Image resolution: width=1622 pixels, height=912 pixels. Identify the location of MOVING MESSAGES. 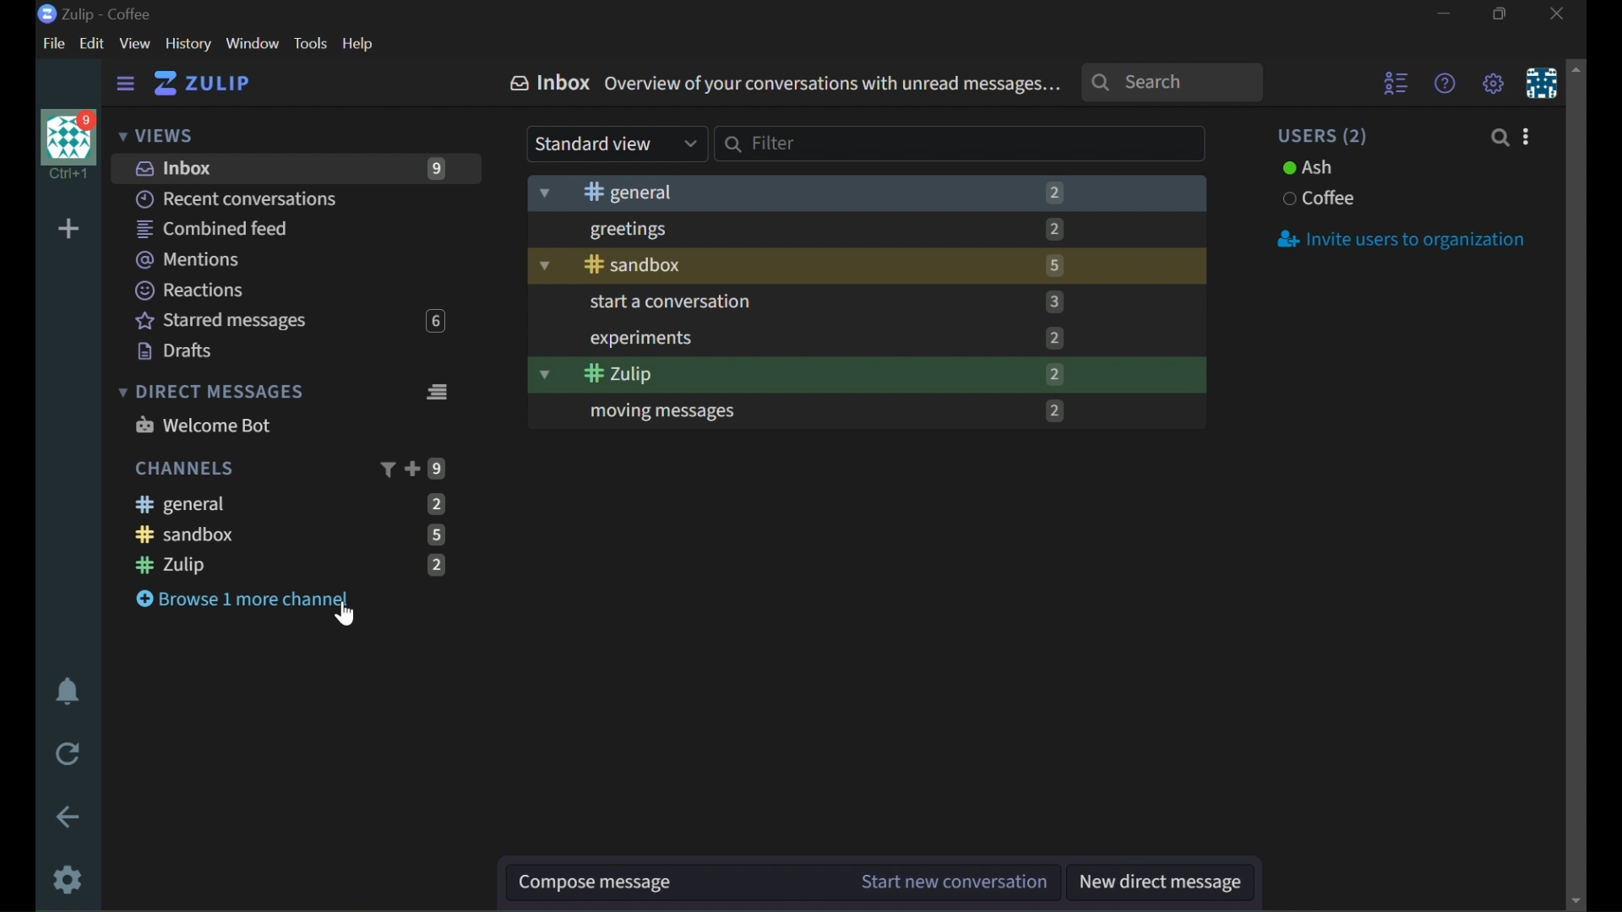
(868, 411).